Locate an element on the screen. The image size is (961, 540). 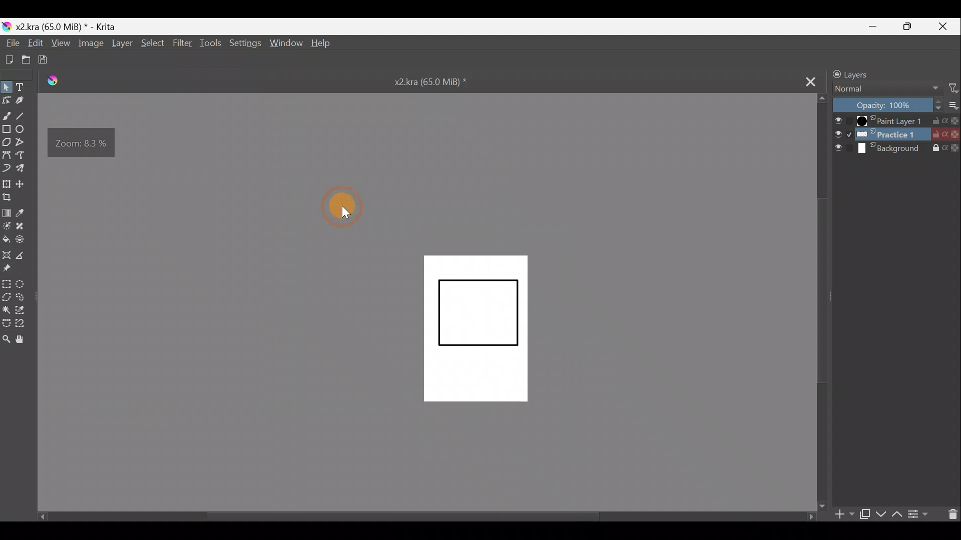
Filter is located at coordinates (954, 87).